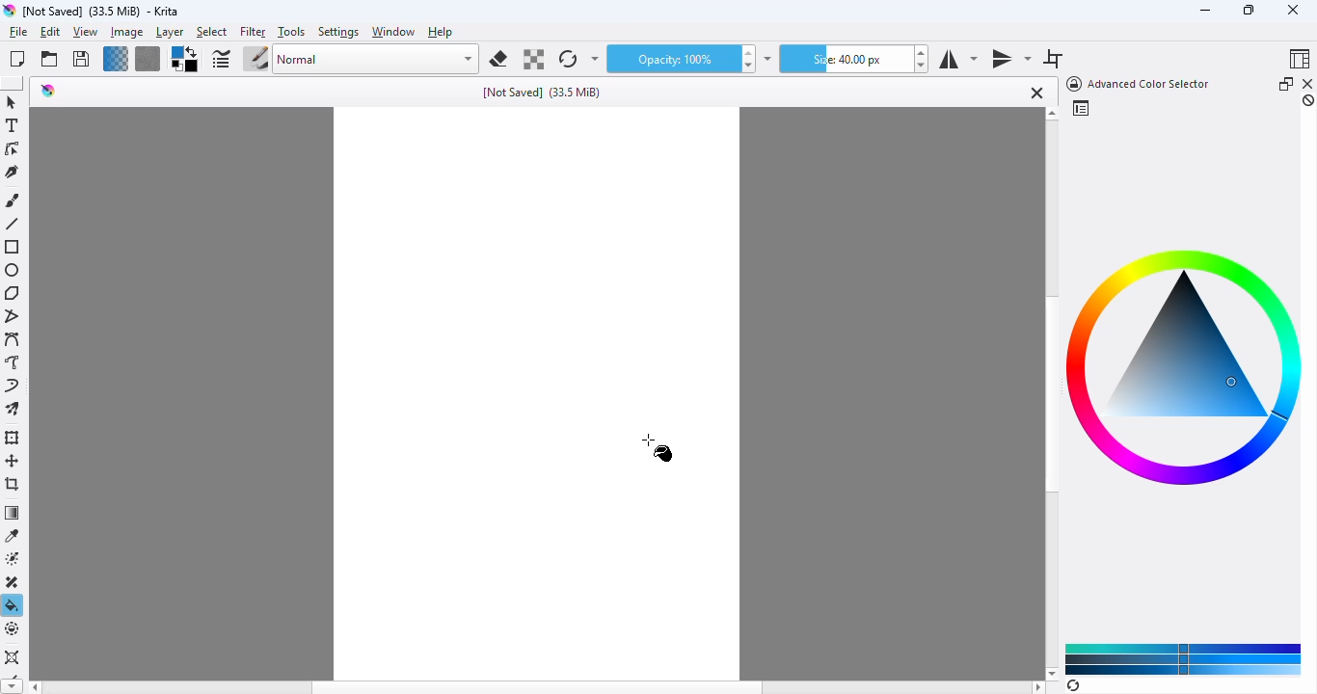 The width and height of the screenshot is (1317, 694). What do you see at coordinates (212, 33) in the screenshot?
I see `select` at bounding box center [212, 33].